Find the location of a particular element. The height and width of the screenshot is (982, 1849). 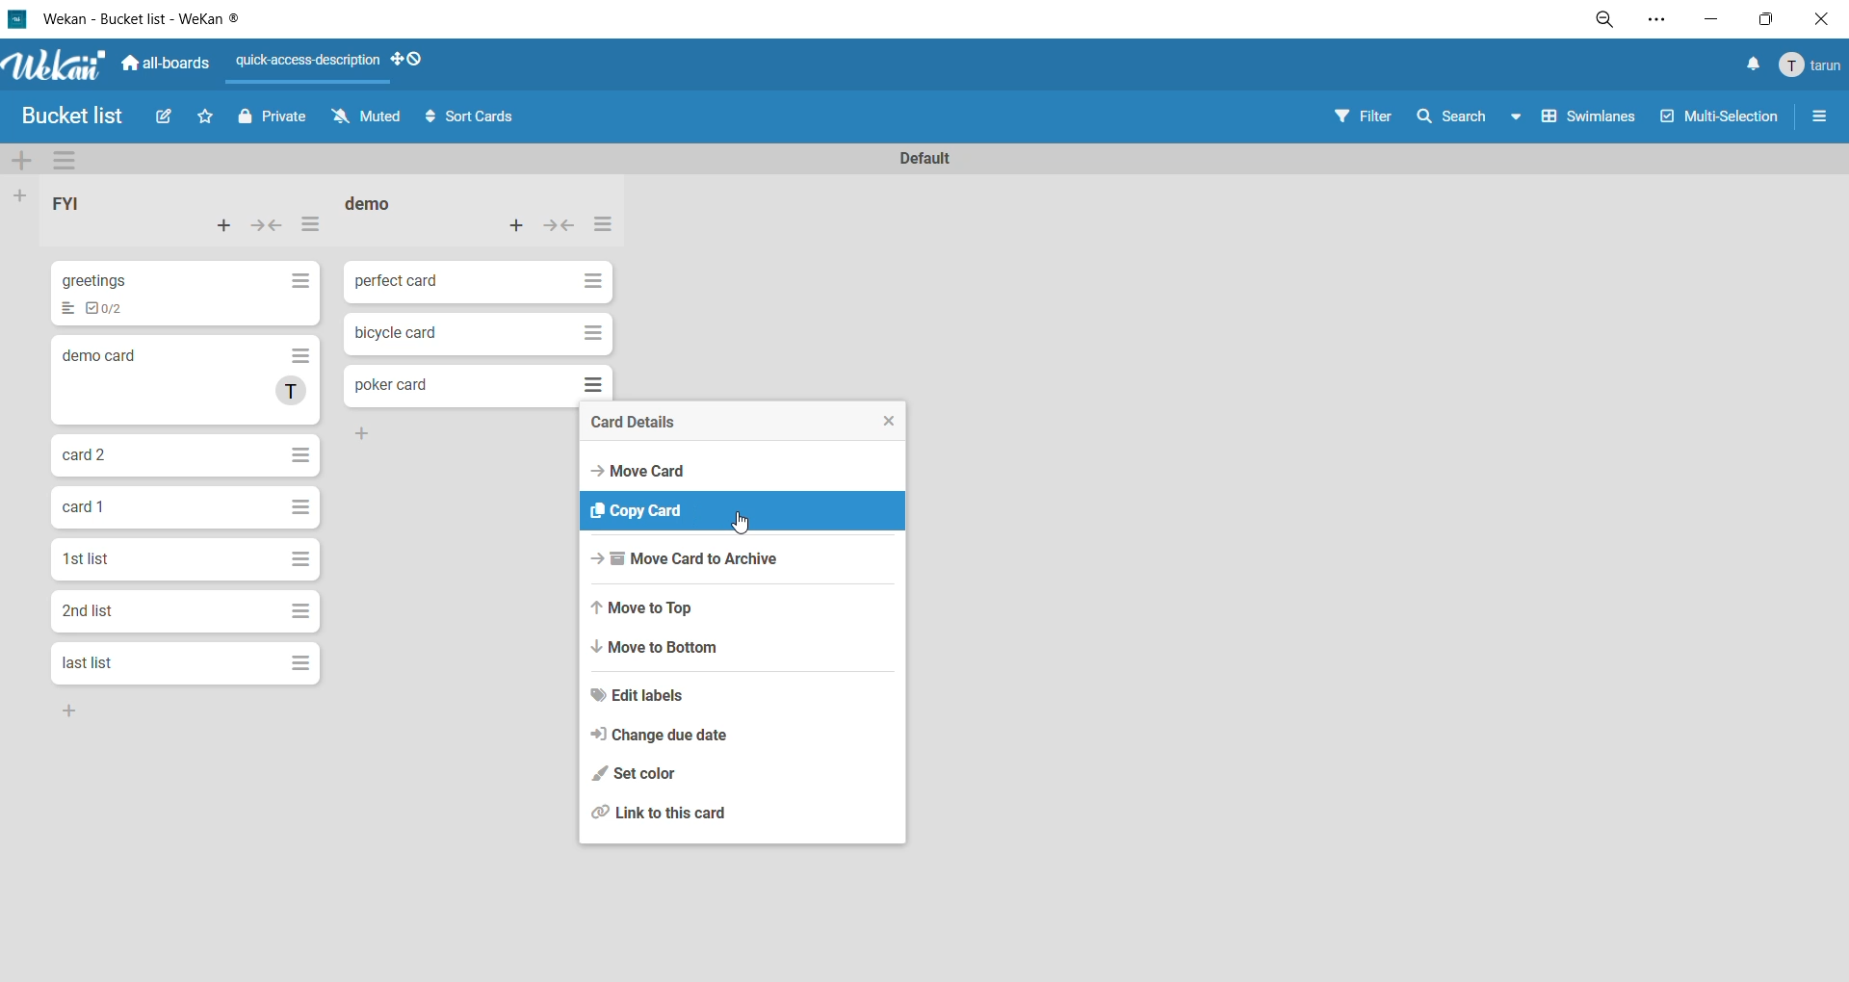

Todos is located at coordinates (113, 309).